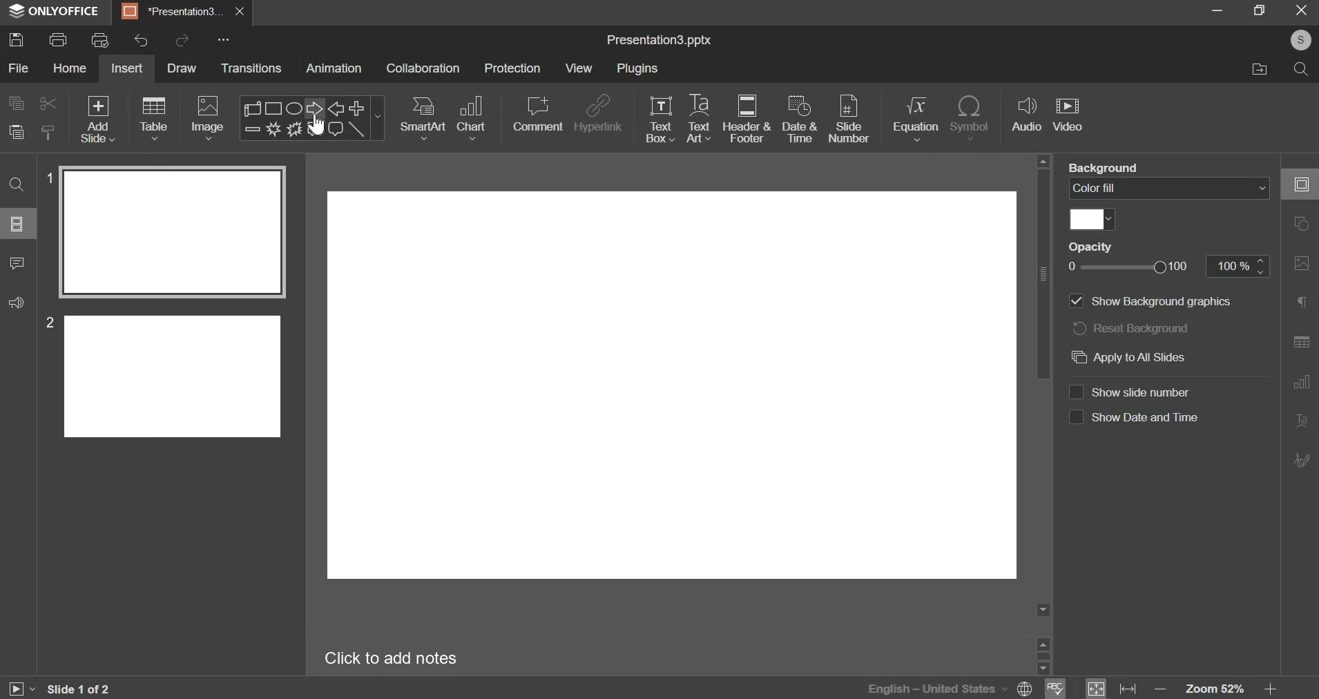  What do you see at coordinates (578, 69) in the screenshot?
I see `view` at bounding box center [578, 69].